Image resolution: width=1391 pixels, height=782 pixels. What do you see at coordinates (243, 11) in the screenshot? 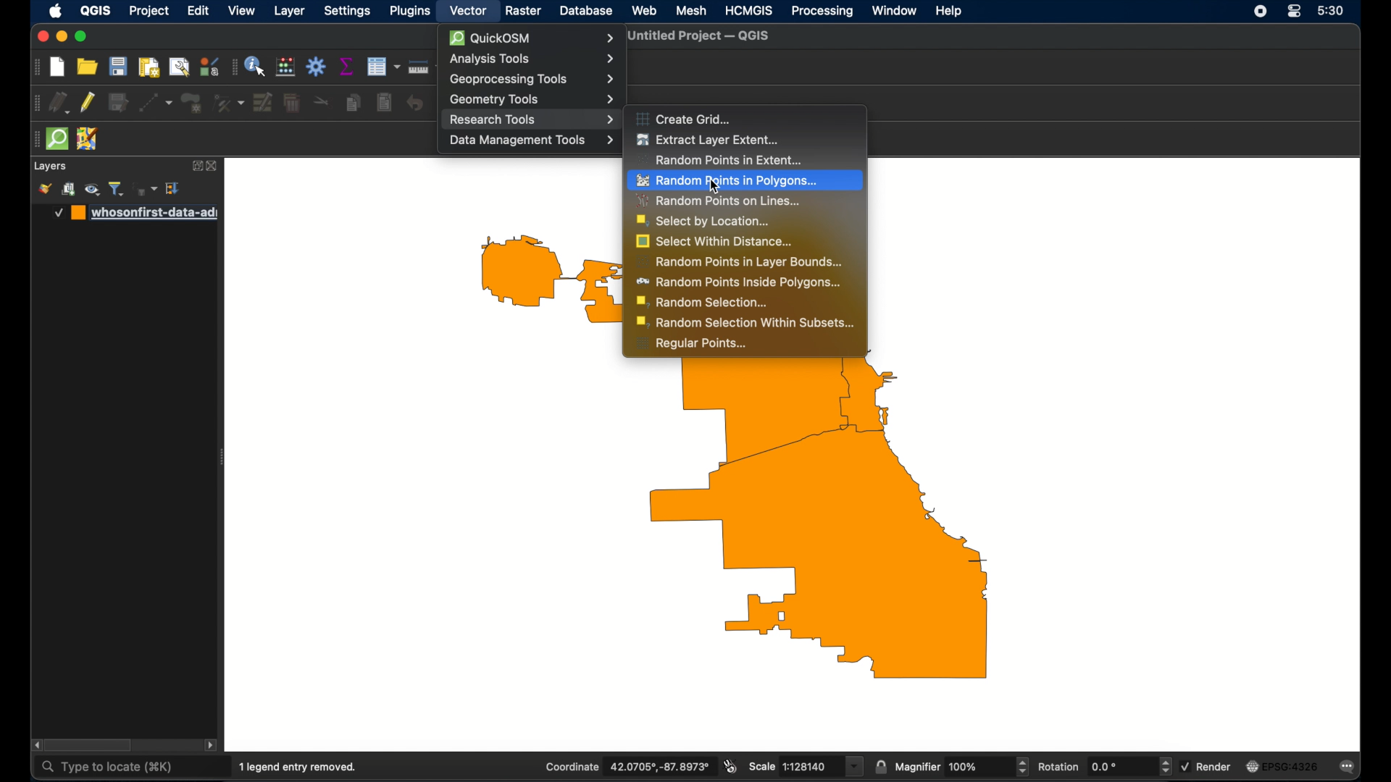
I see `view` at bounding box center [243, 11].